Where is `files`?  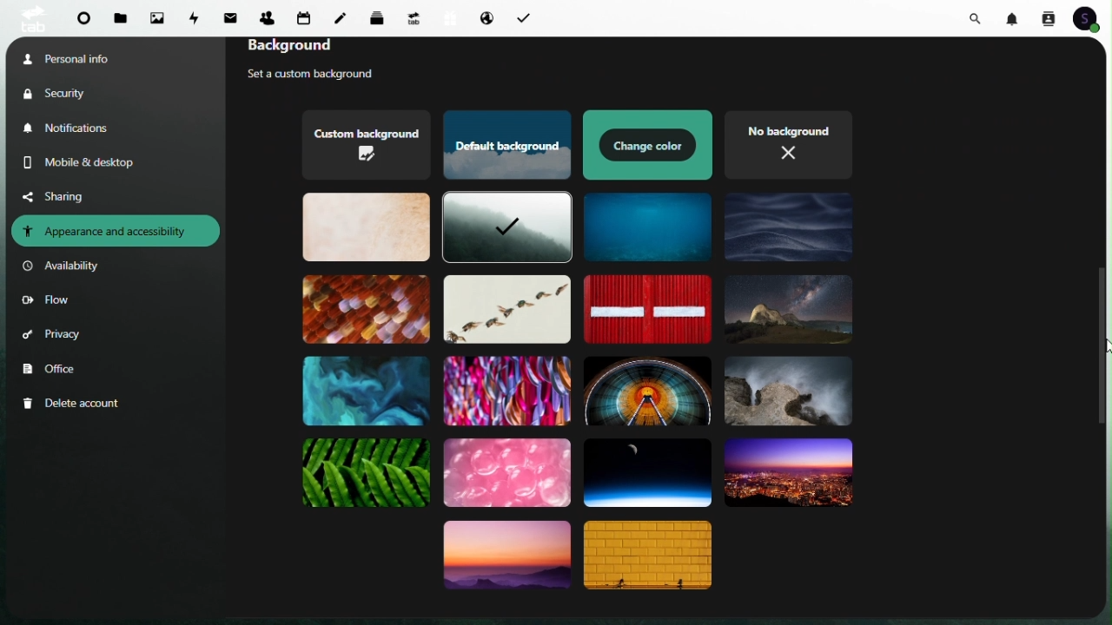
files is located at coordinates (122, 19).